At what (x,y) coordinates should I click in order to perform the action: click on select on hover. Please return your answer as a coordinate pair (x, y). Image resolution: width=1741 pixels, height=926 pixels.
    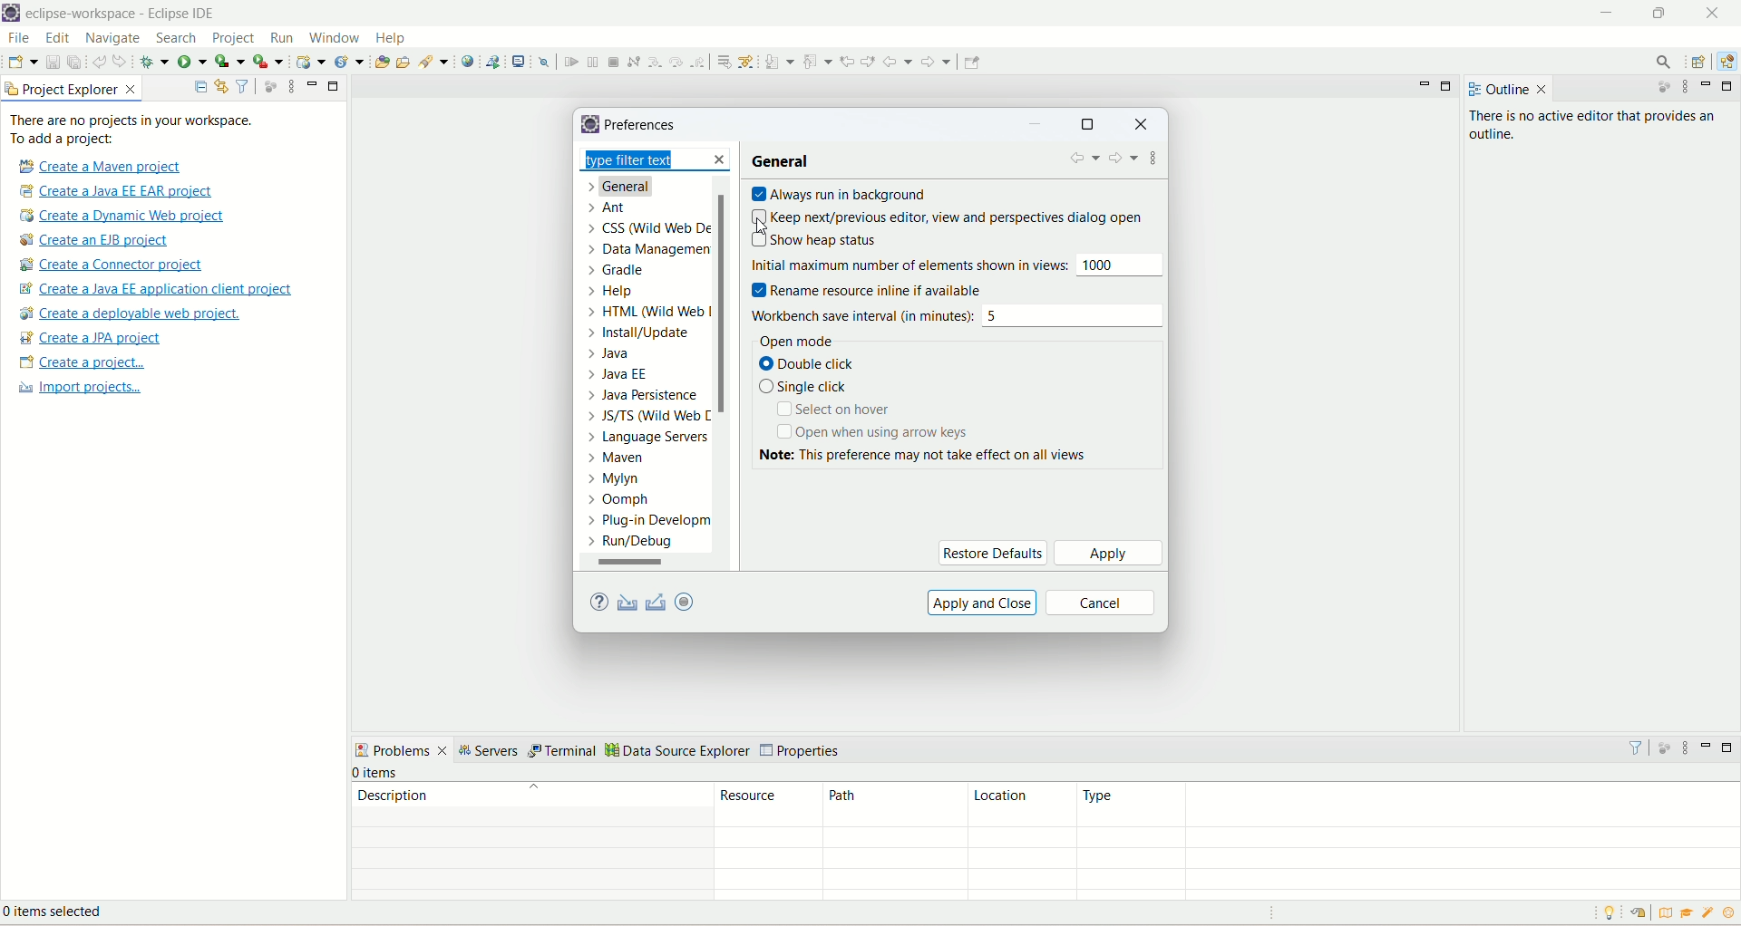
    Looking at the image, I should click on (839, 411).